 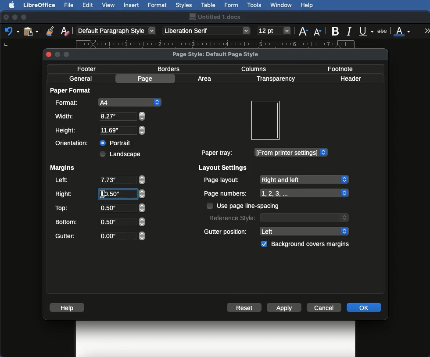 I want to click on Italics, so click(x=351, y=30).